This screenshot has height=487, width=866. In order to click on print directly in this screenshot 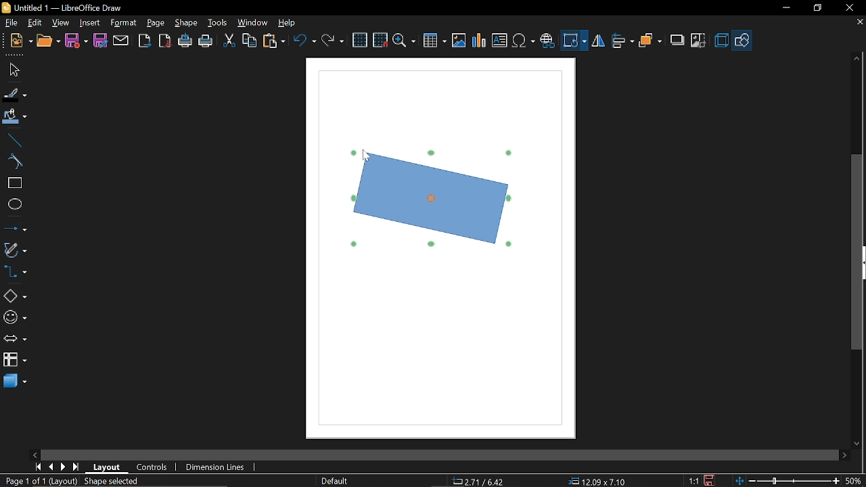, I will do `click(185, 42)`.